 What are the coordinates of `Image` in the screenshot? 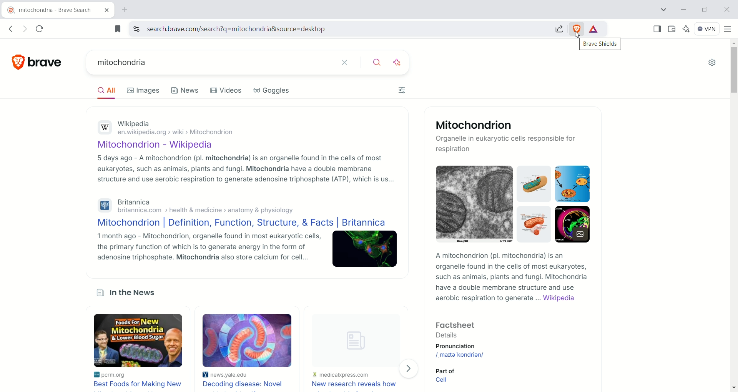 It's located at (366, 249).